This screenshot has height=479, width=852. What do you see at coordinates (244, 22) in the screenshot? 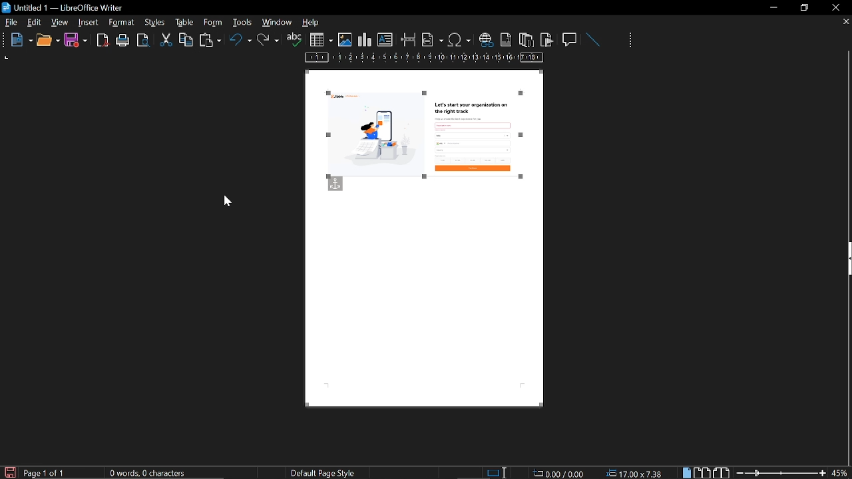
I see `form` at bounding box center [244, 22].